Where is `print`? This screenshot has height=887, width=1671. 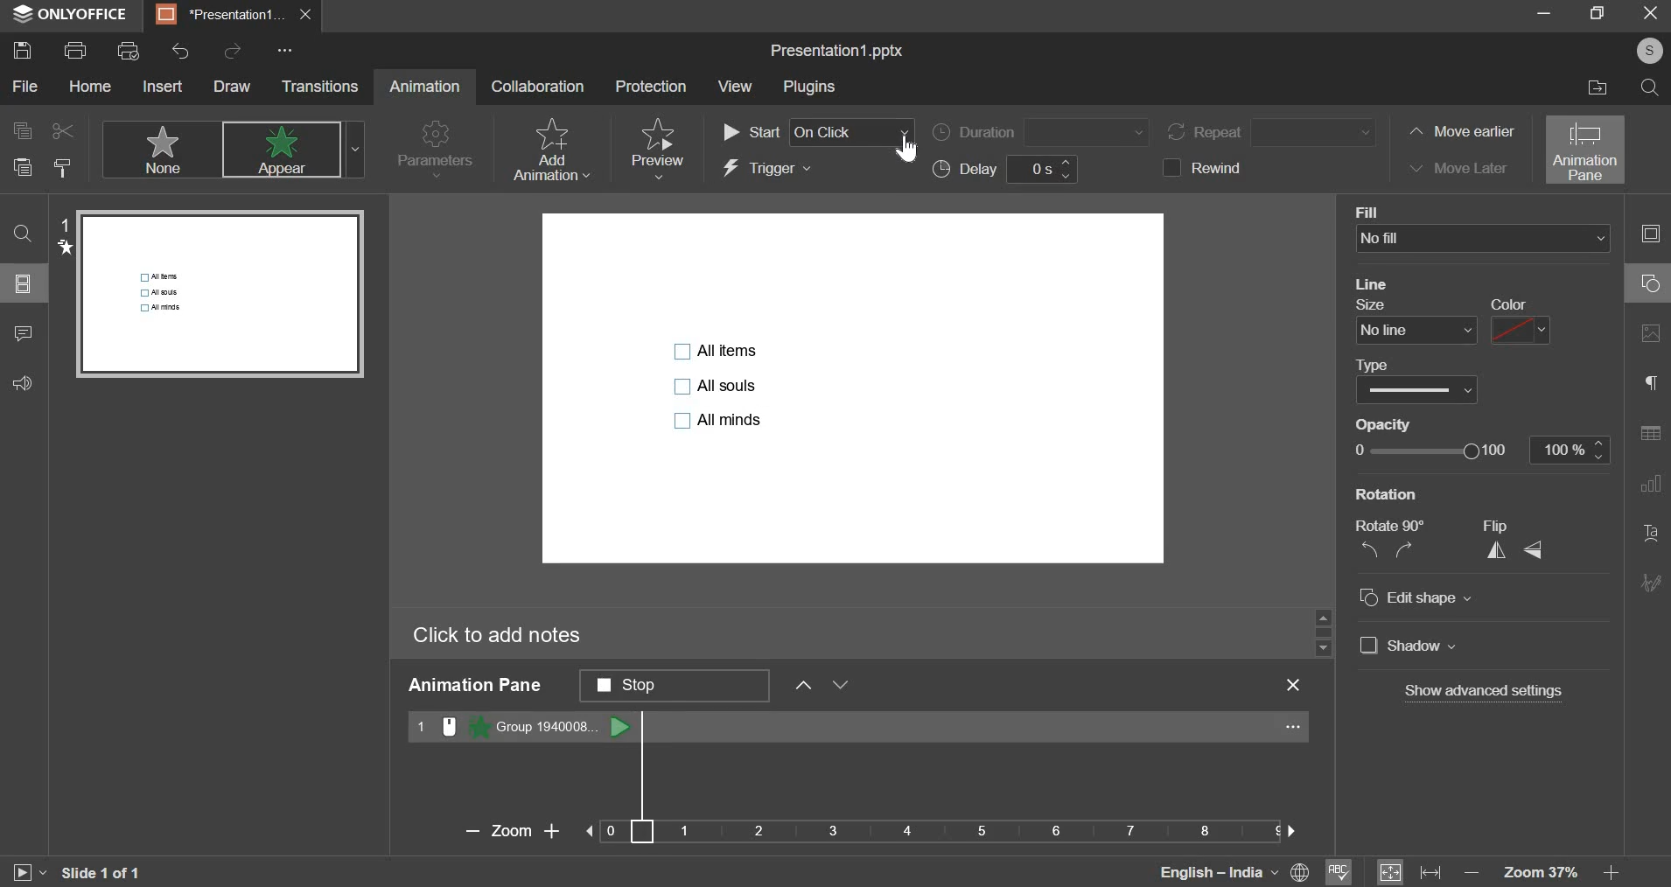
print is located at coordinates (75, 49).